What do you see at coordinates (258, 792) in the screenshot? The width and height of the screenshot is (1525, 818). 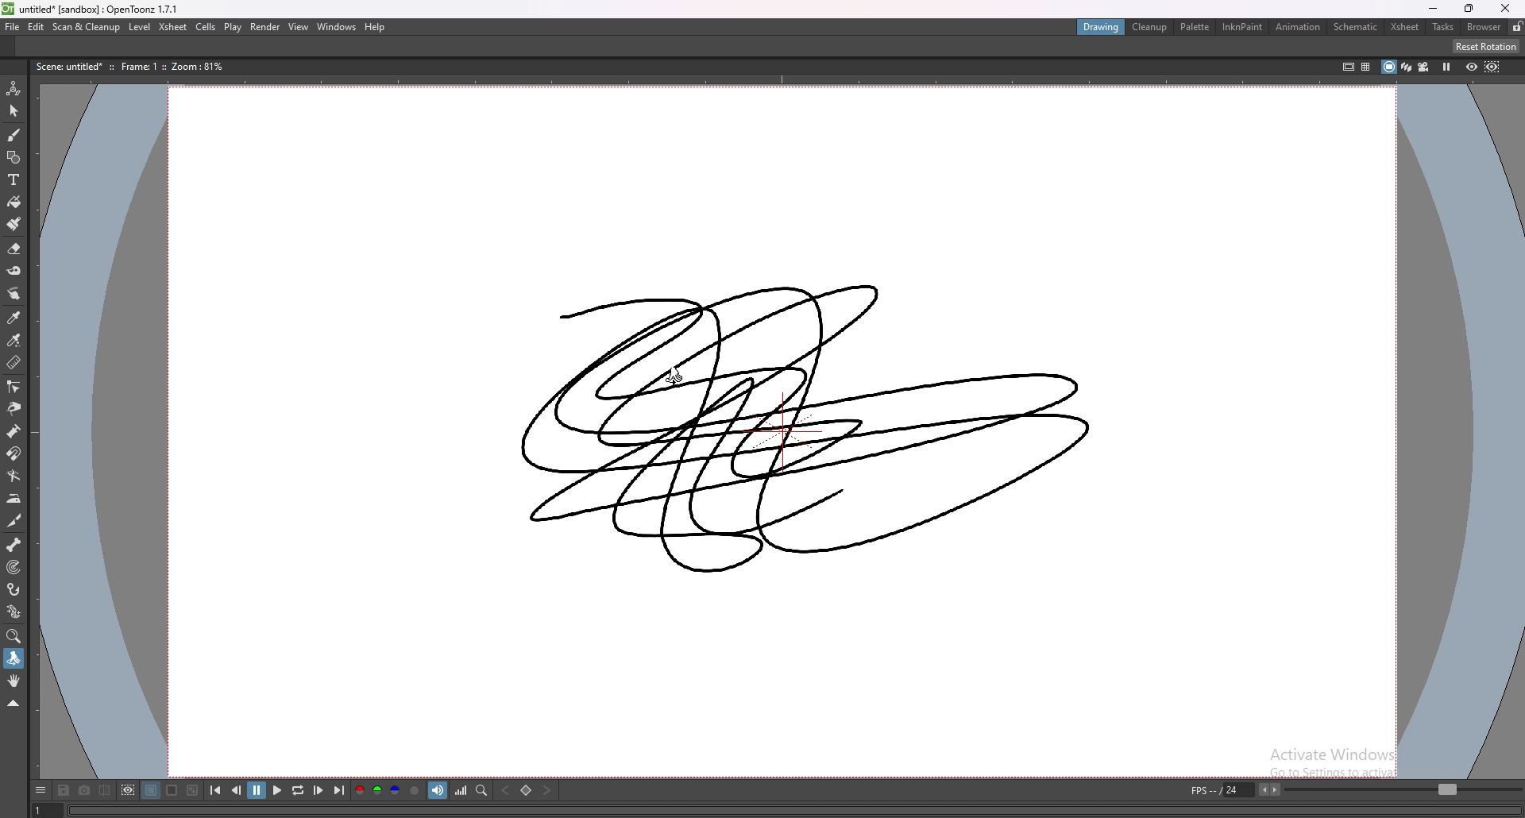 I see `pause` at bounding box center [258, 792].